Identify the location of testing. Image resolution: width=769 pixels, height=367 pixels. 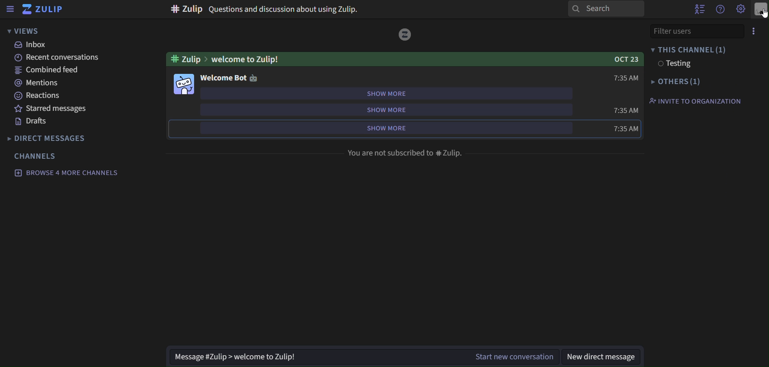
(674, 65).